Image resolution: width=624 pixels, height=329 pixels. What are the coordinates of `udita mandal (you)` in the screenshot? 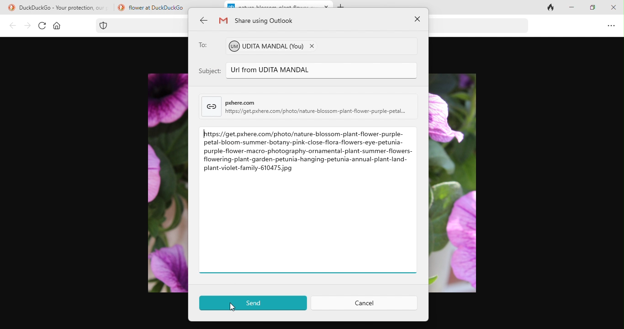 It's located at (320, 47).